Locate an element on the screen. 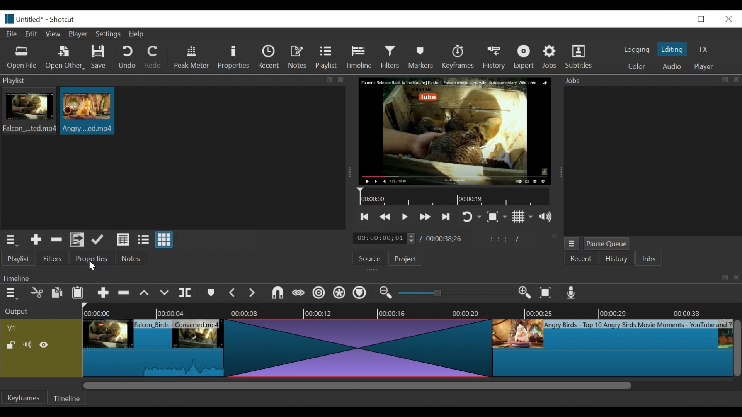 The height and width of the screenshot is (417, 742). Timeline is located at coordinates (361, 56).